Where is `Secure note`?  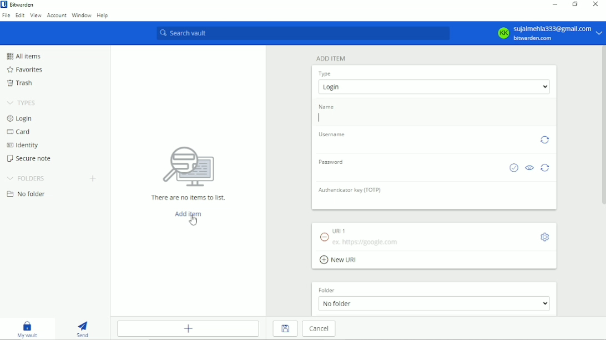
Secure note is located at coordinates (29, 158).